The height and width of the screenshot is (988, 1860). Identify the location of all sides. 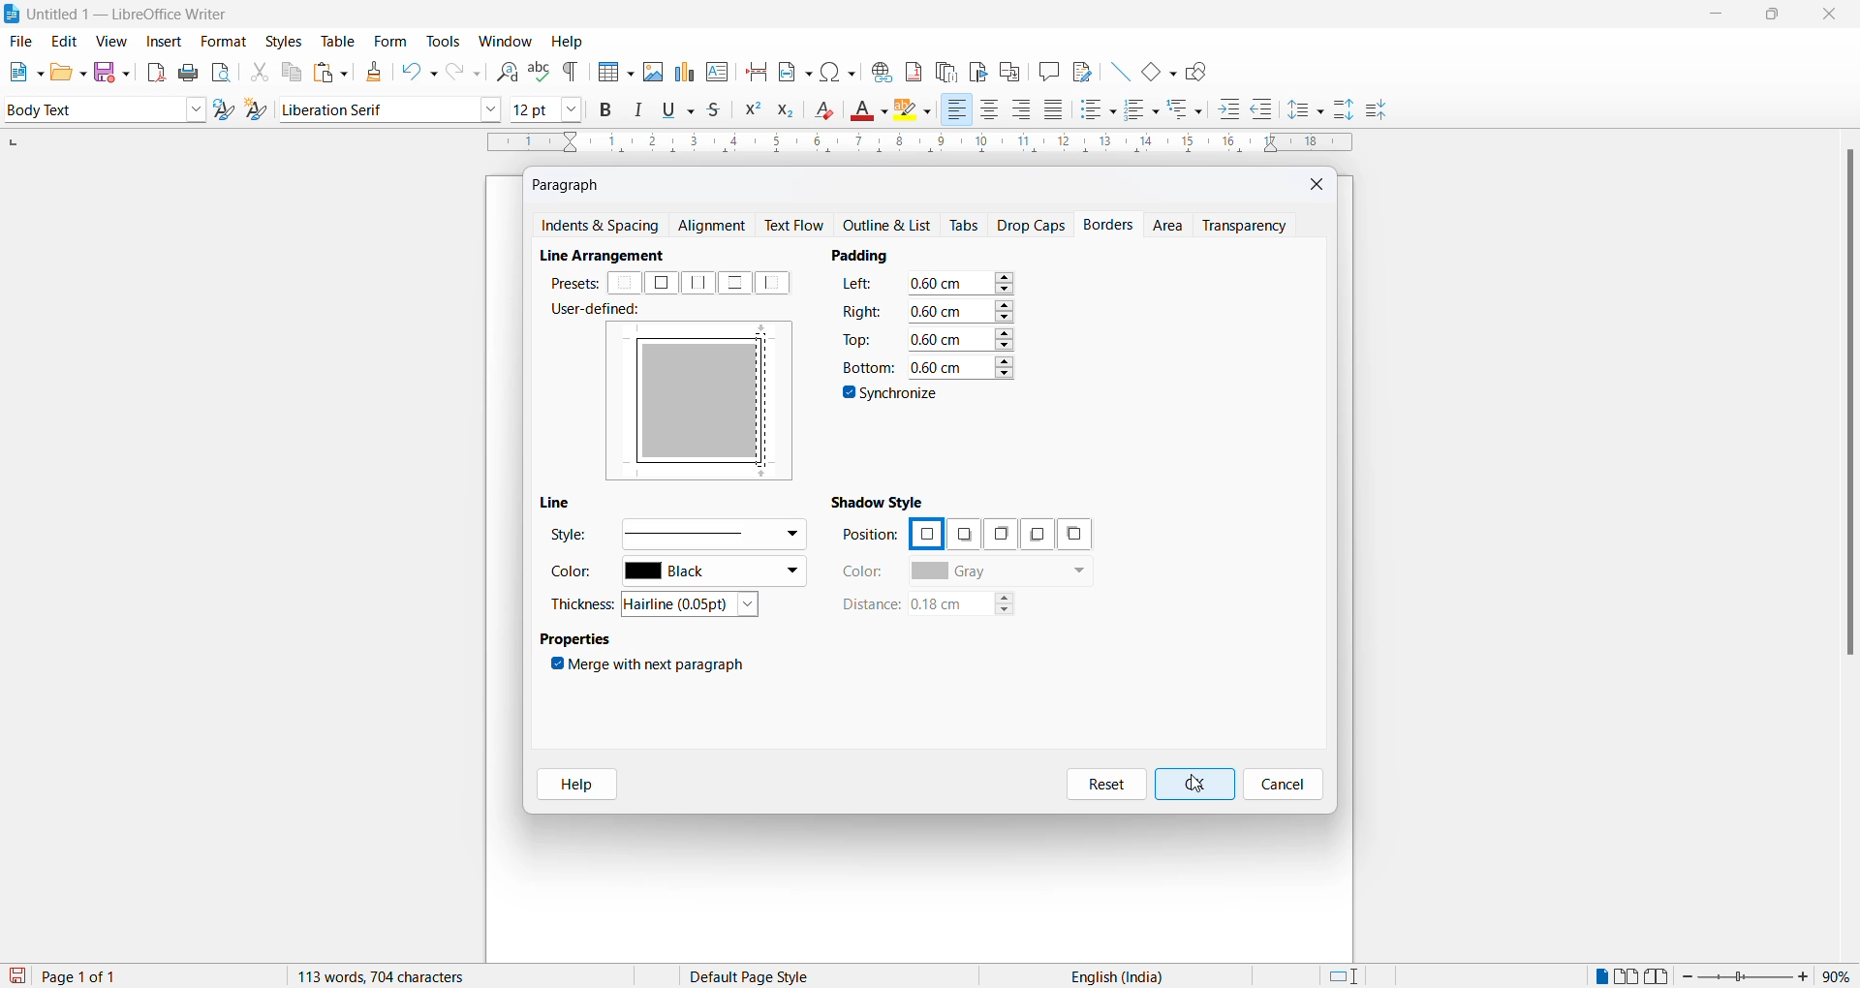
(661, 283).